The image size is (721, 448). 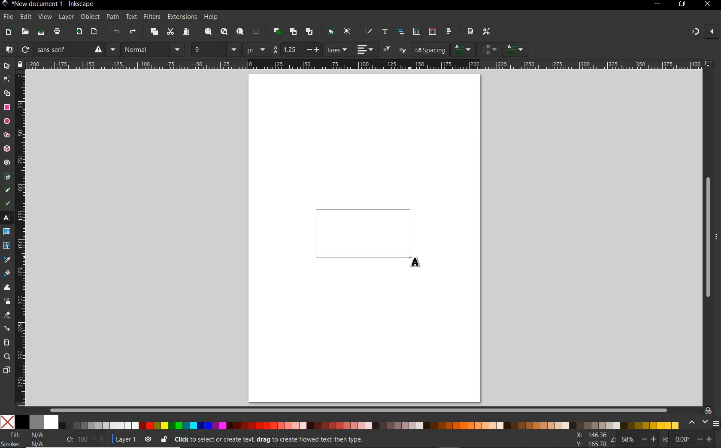 I want to click on subscript, so click(x=403, y=51).